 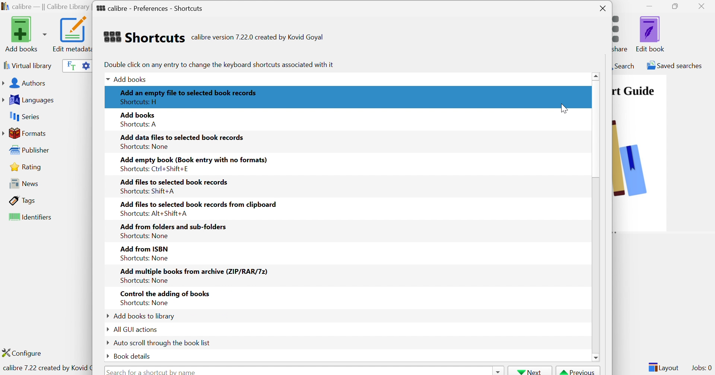 I want to click on Add books, so click(x=139, y=114).